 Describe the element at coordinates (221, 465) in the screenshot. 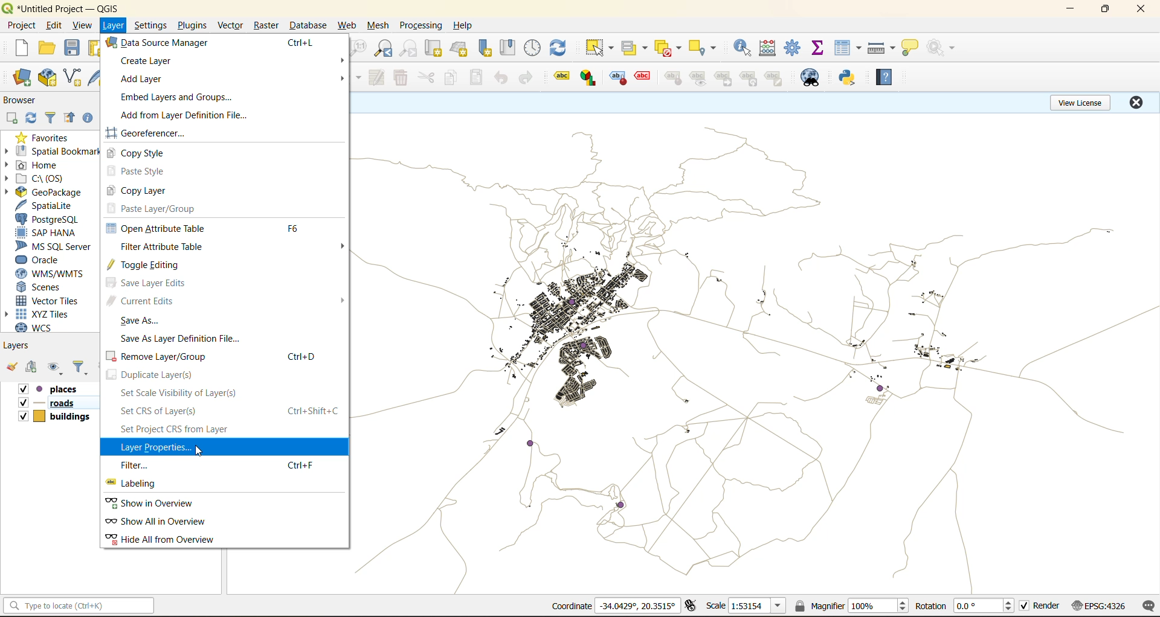

I see `filter` at that location.